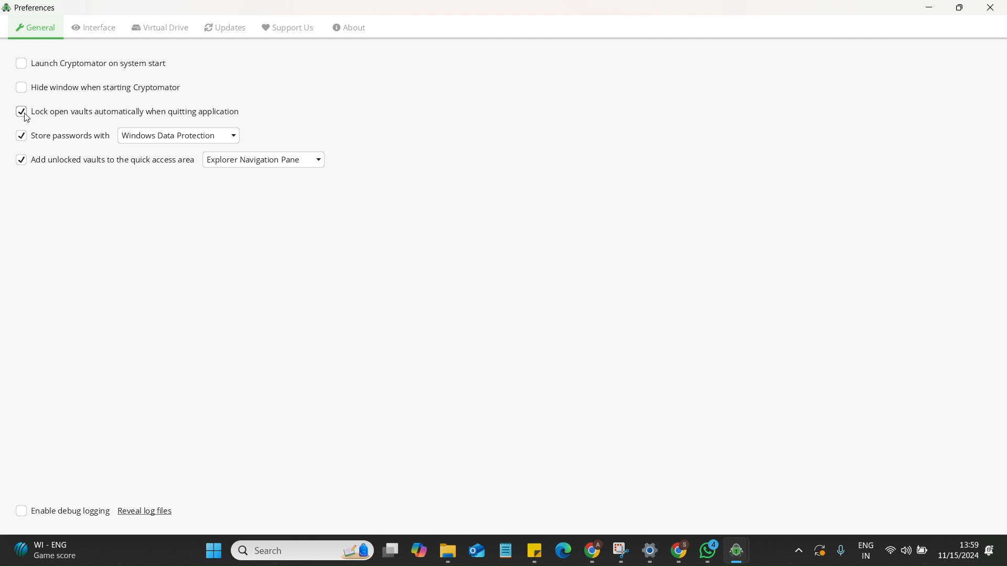  I want to click on Hide Window When using Cryptomator, so click(99, 88).